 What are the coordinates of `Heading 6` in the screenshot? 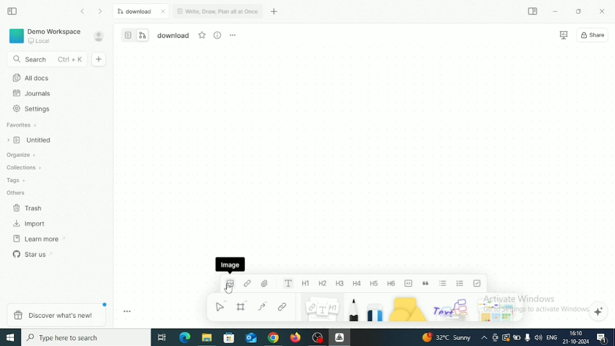 It's located at (392, 283).